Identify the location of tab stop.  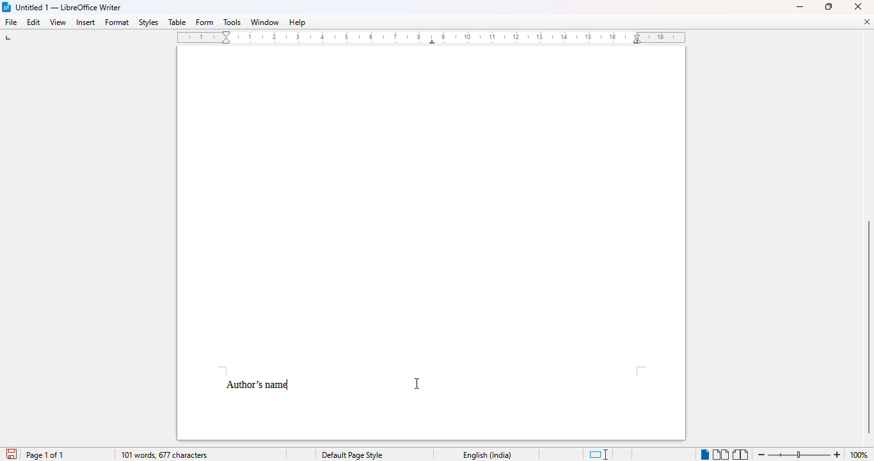
(10, 39).